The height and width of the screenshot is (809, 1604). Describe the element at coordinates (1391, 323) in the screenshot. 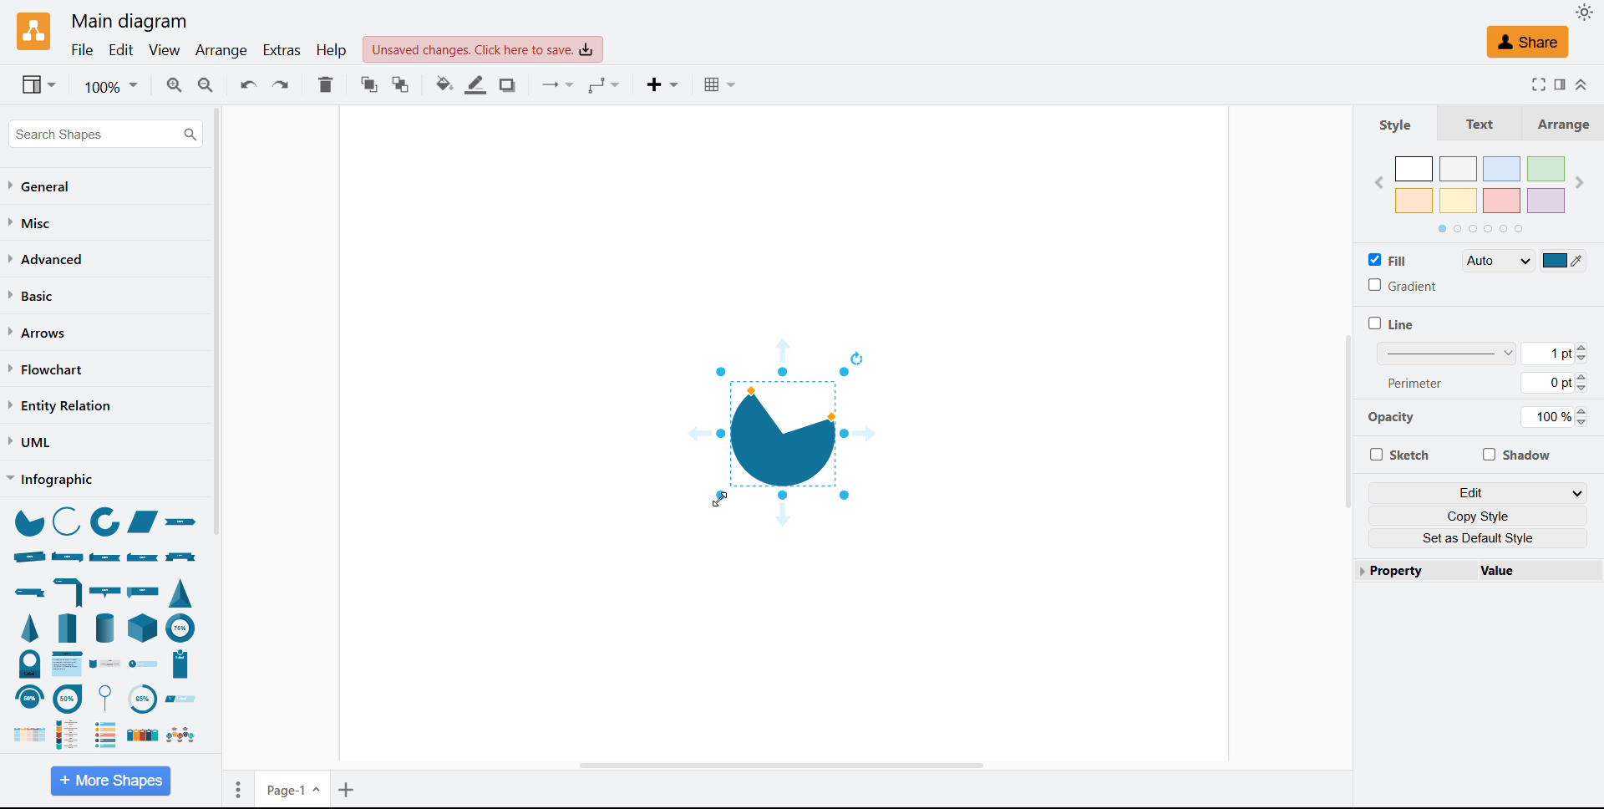

I see `Line ` at that location.